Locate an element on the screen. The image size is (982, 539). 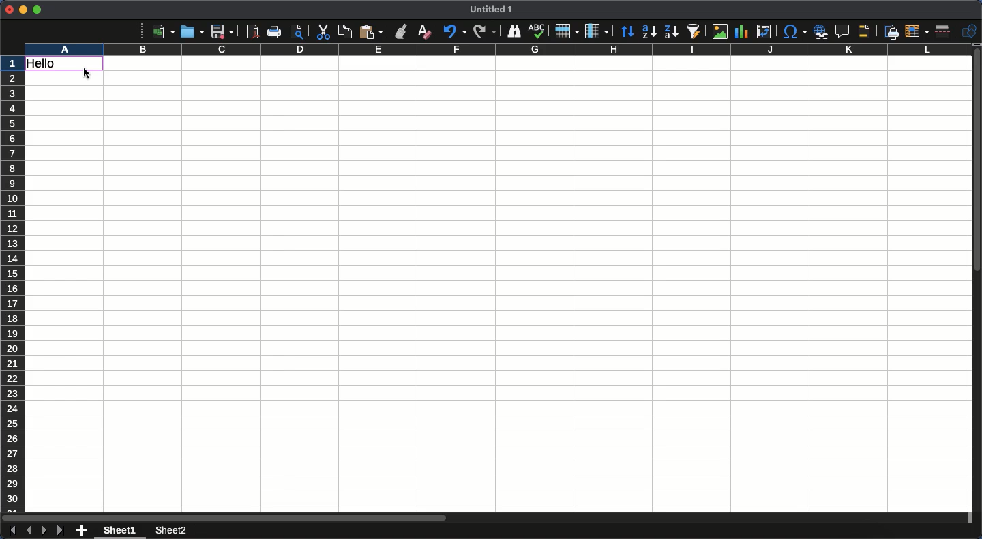
Print preview is located at coordinates (297, 31).